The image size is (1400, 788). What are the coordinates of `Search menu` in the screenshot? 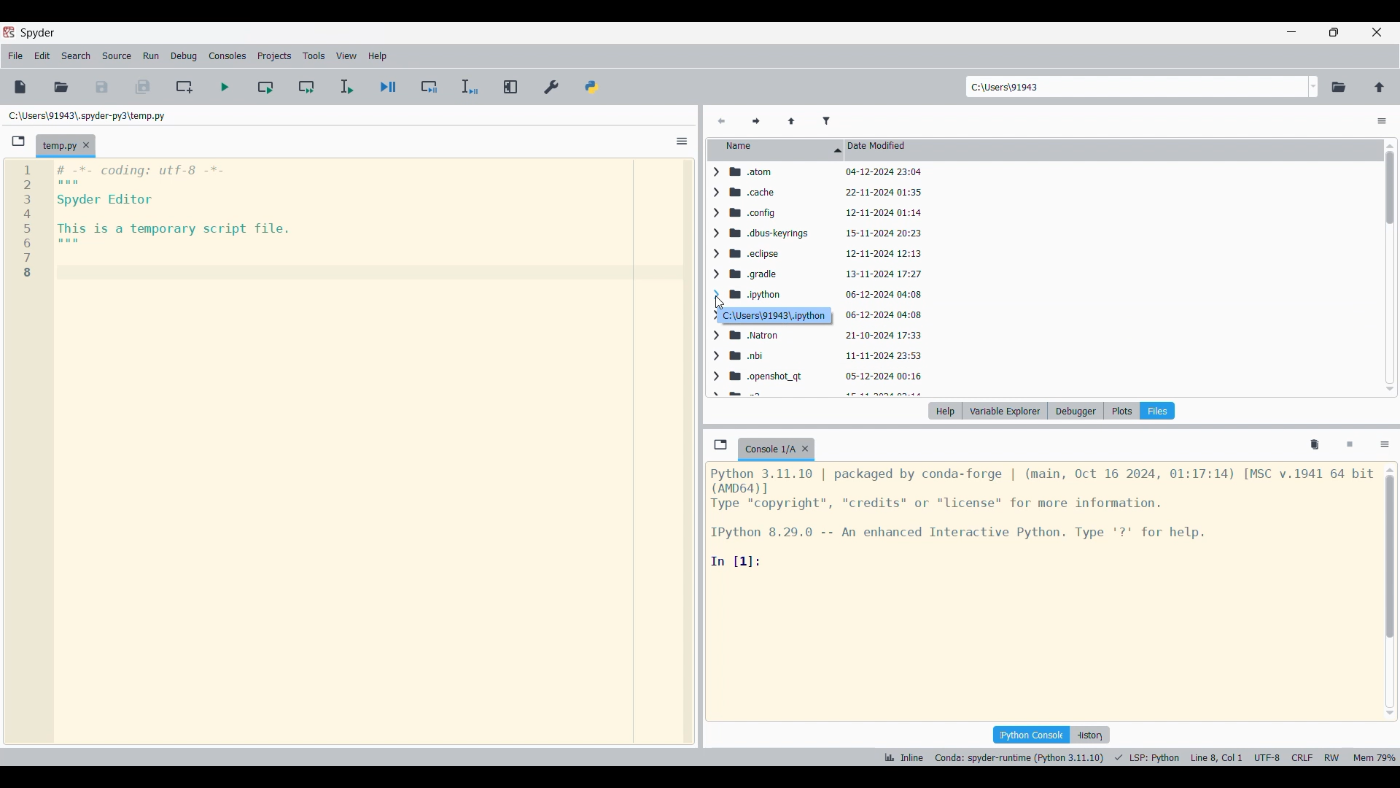 It's located at (77, 56).